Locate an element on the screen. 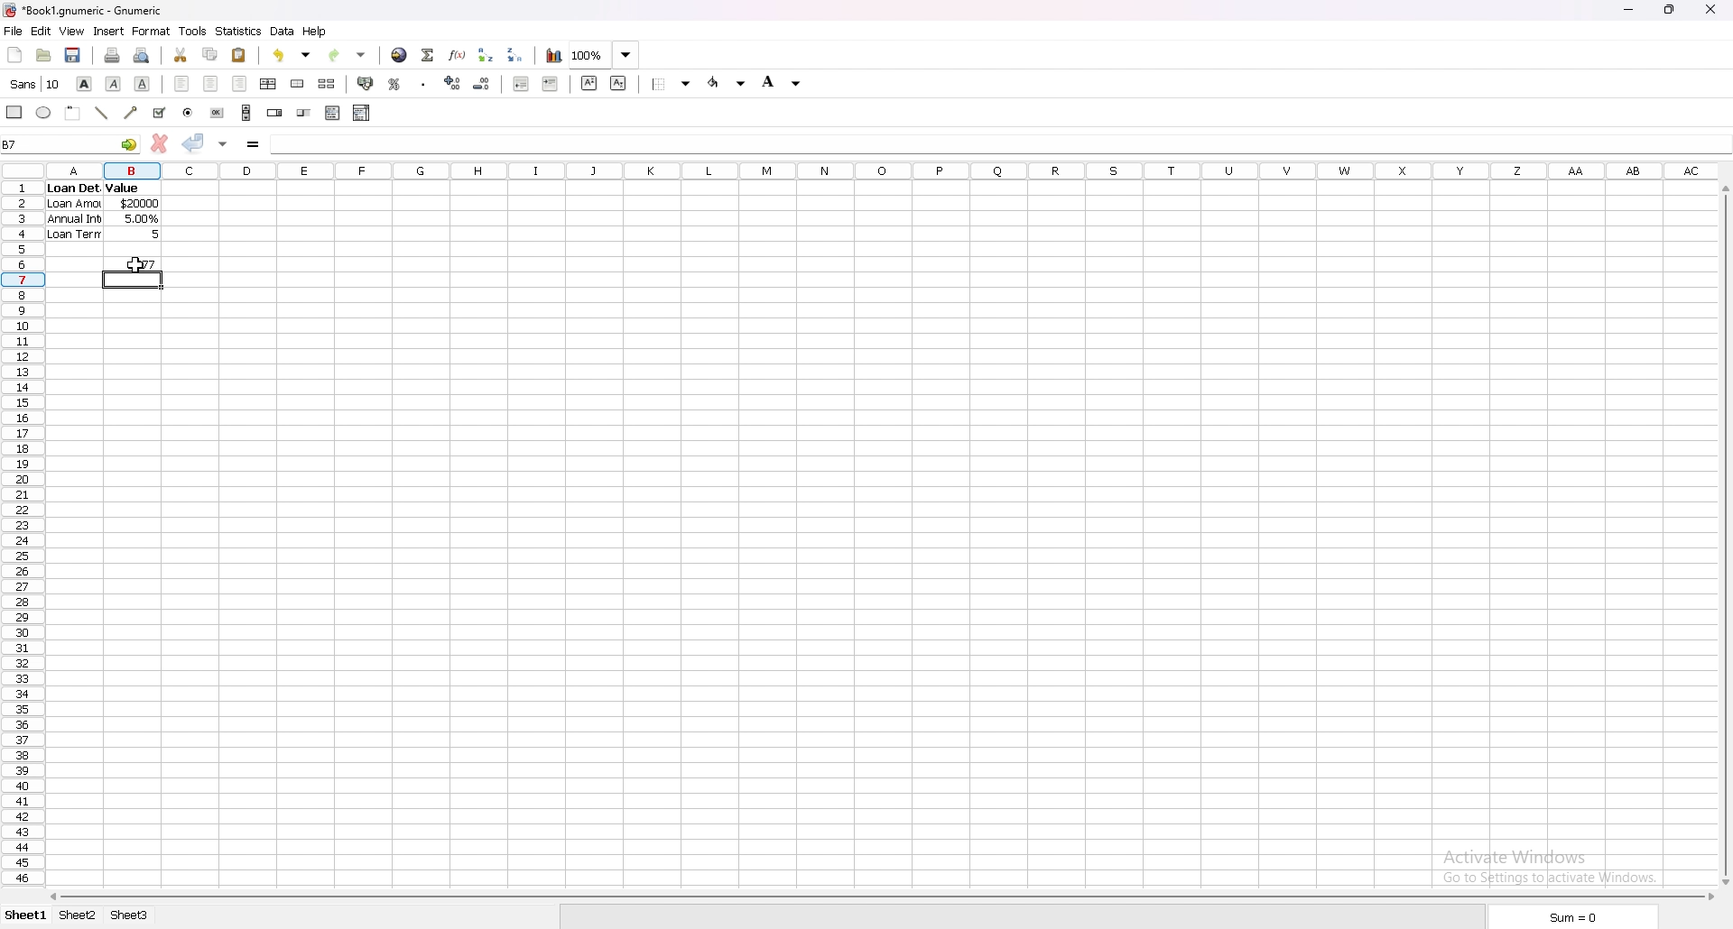 The height and width of the screenshot is (929, 1733). data is located at coordinates (106, 213).